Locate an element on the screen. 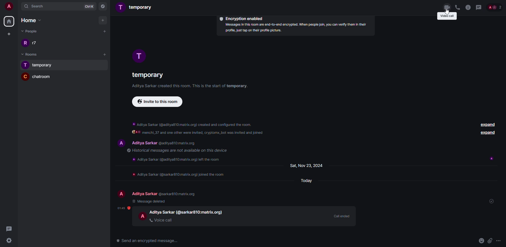  id is located at coordinates (179, 194).